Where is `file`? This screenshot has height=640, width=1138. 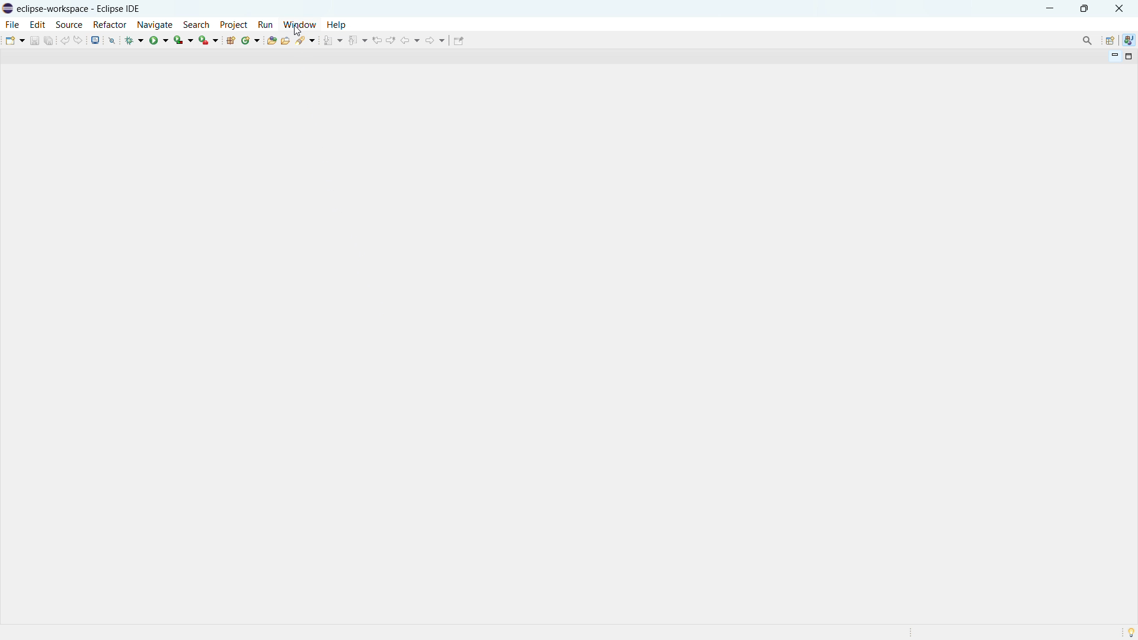 file is located at coordinates (13, 25).